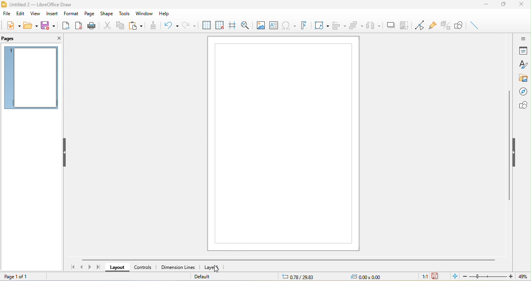 This screenshot has width=531, height=281. What do you see at coordinates (11, 39) in the screenshot?
I see `pages` at bounding box center [11, 39].